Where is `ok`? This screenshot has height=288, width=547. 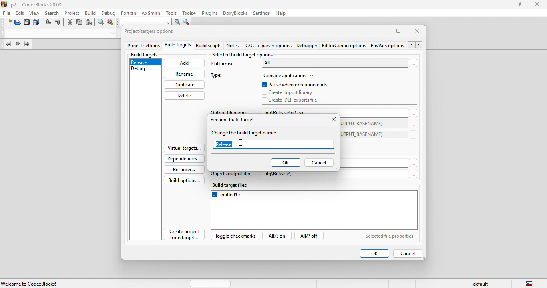 ok is located at coordinates (285, 163).